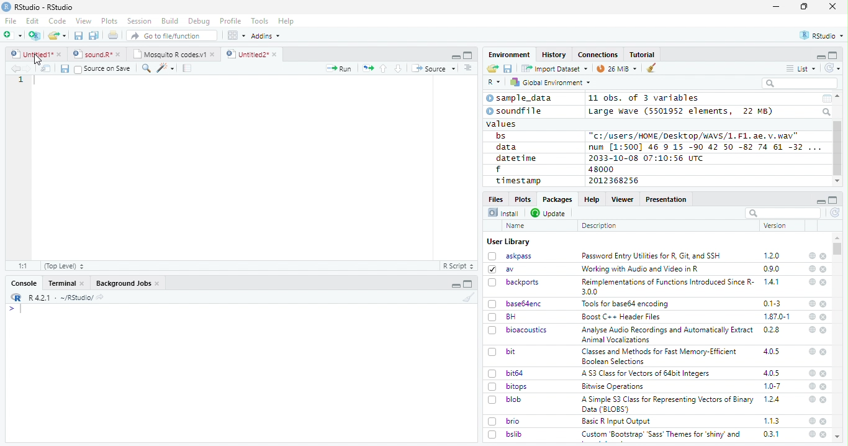 This screenshot has height=446, width=848. Describe the element at coordinates (502, 123) in the screenshot. I see `values` at that location.